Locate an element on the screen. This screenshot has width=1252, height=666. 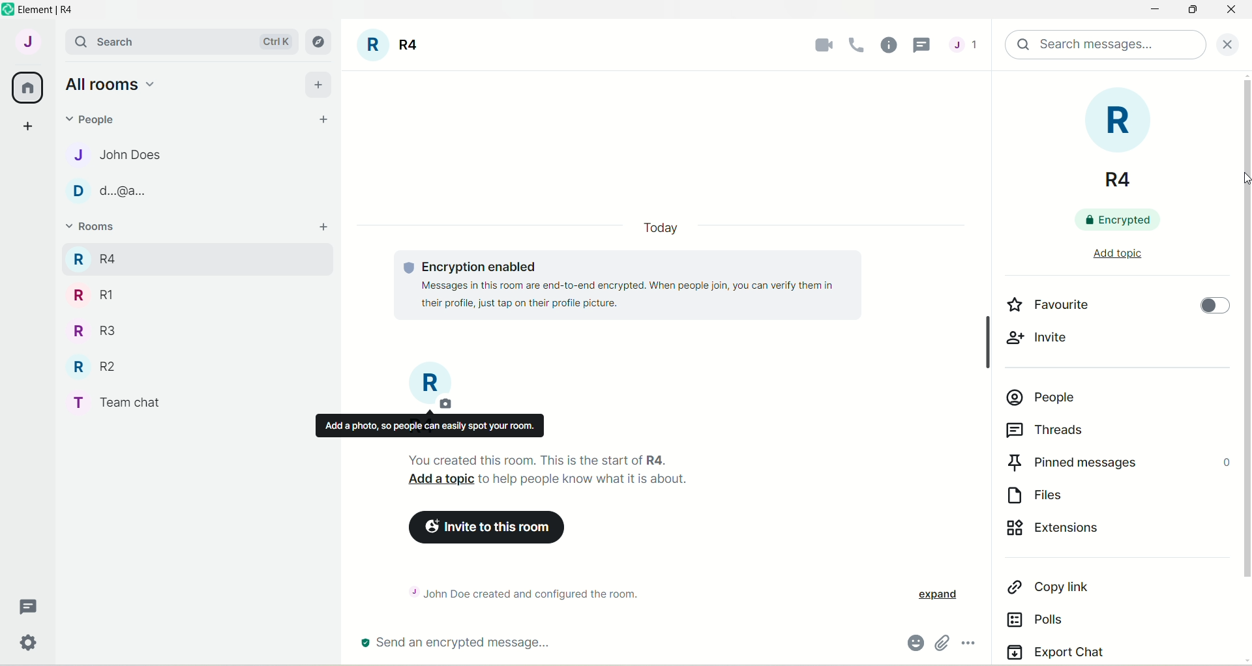
add is located at coordinates (319, 83).